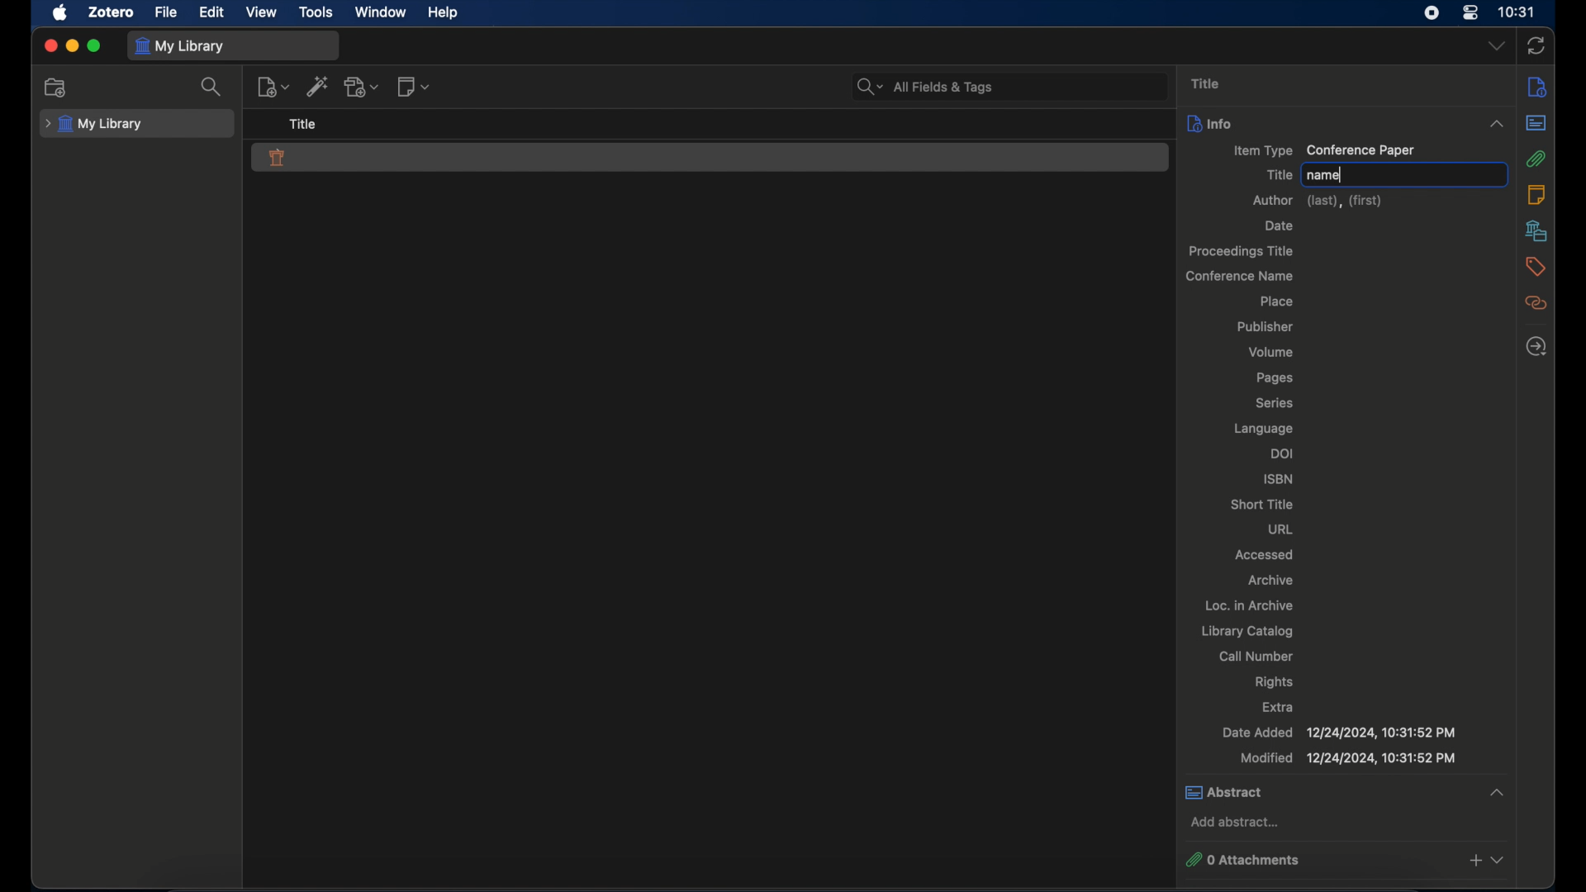 The height and width of the screenshot is (892, 1586). What do you see at coordinates (262, 12) in the screenshot?
I see `view` at bounding box center [262, 12].